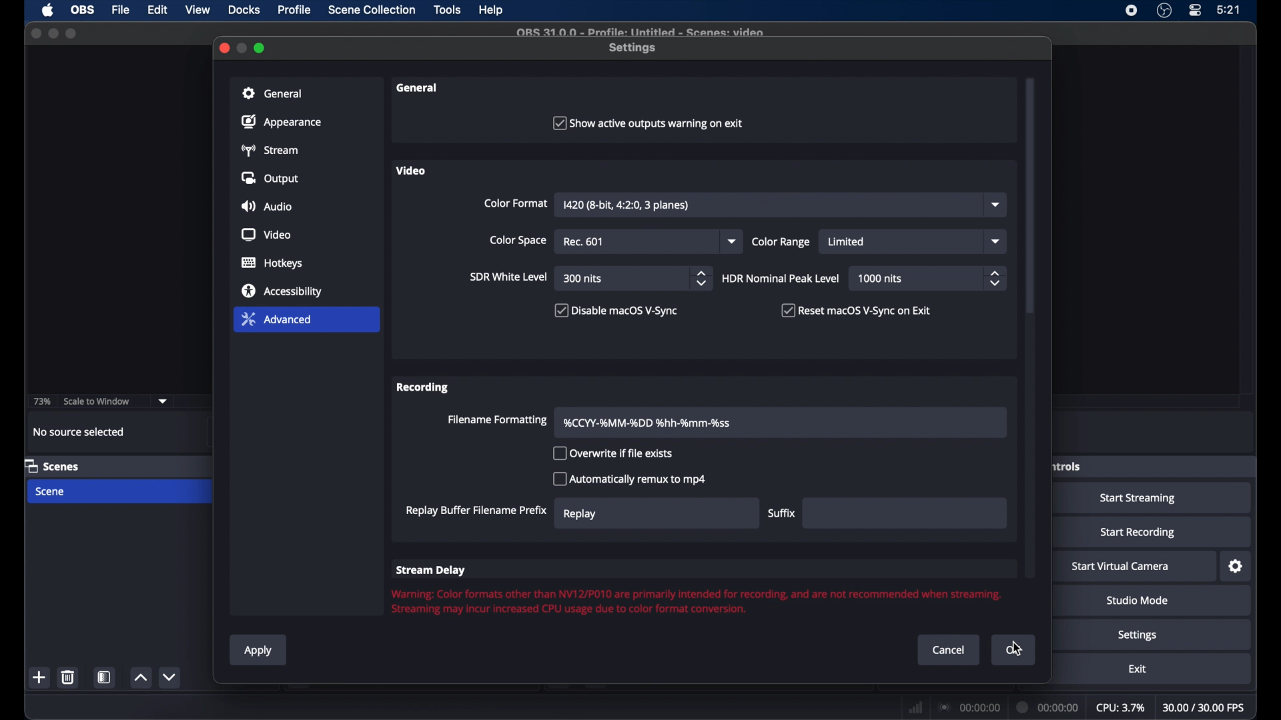 This screenshot has width=1281, height=720. Describe the element at coordinates (272, 150) in the screenshot. I see `stream` at that location.